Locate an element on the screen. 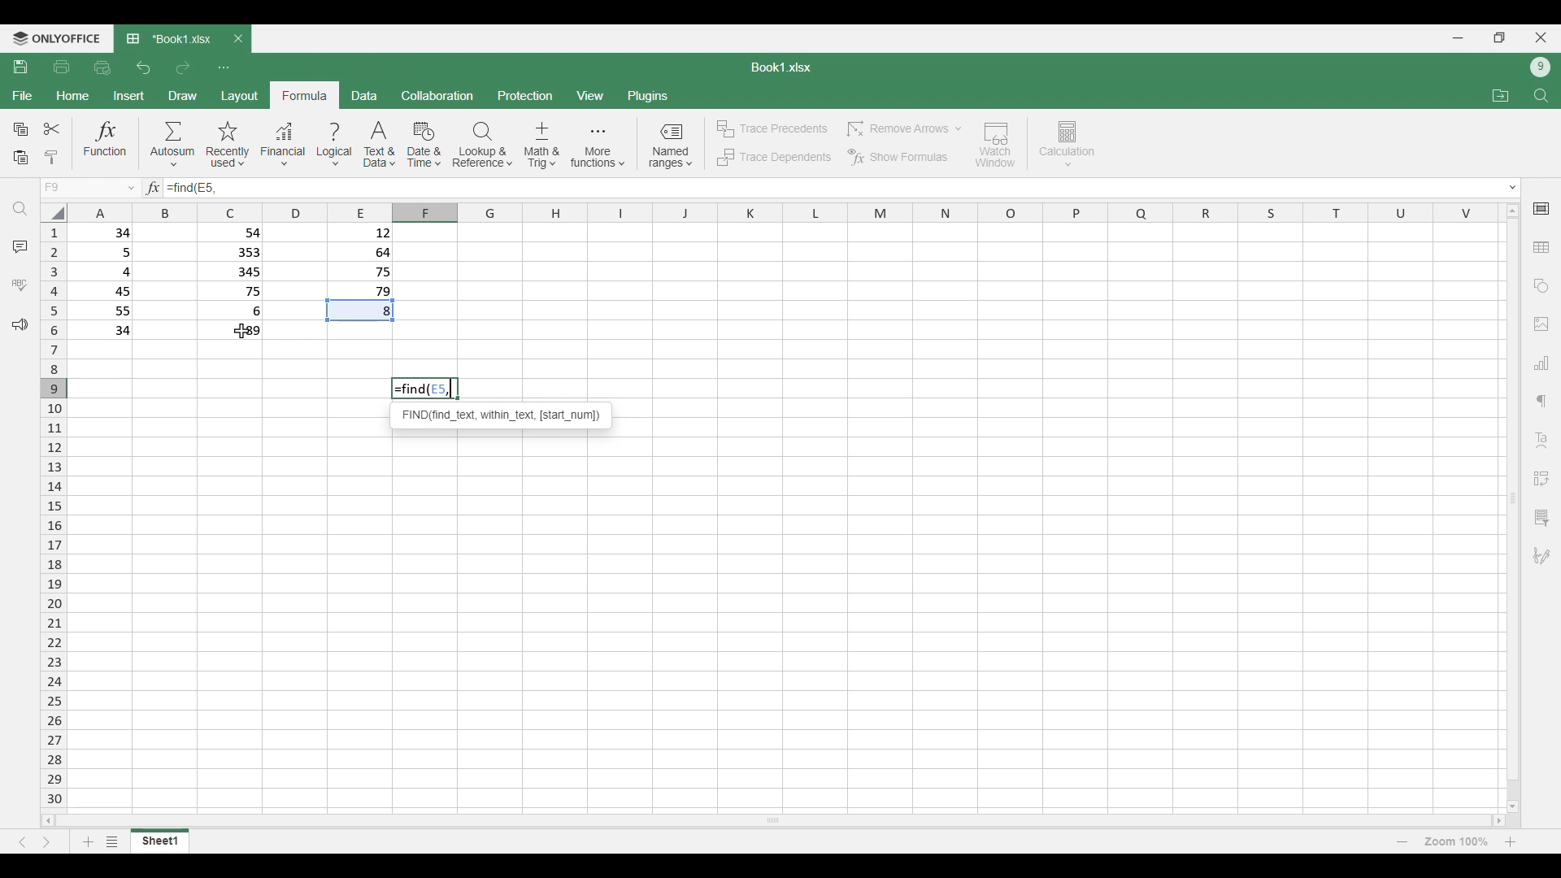 Image resolution: width=1561 pixels, height=878 pixels. Zoom out is located at coordinates (1402, 841).